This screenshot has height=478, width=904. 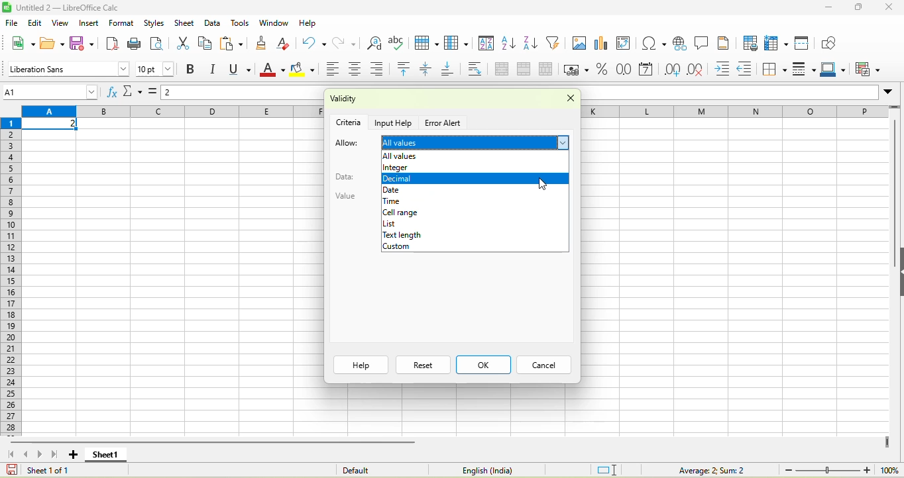 I want to click on row, so click(x=734, y=111).